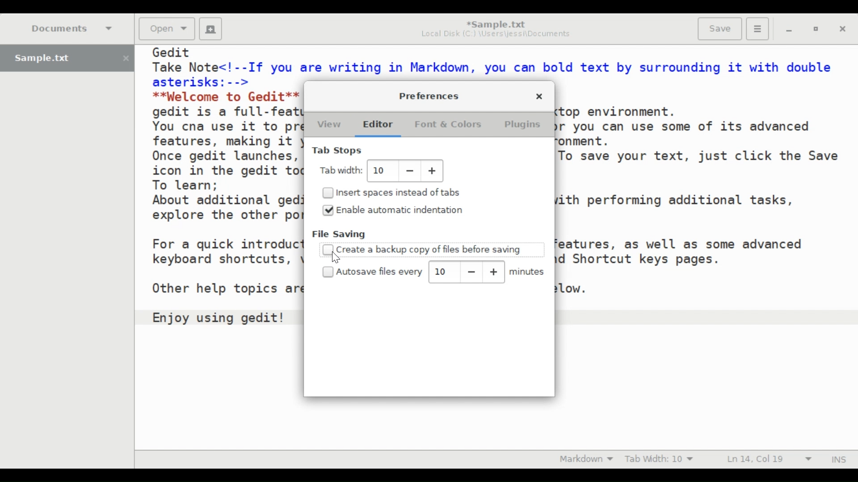  I want to click on (un)select Insert spaces instead of tabs, so click(396, 192).